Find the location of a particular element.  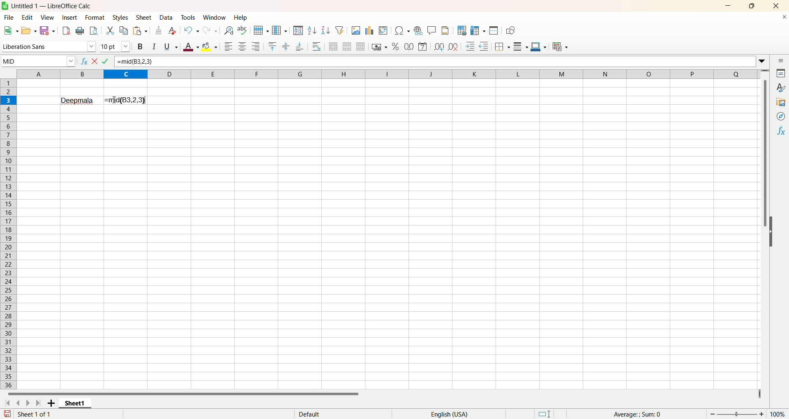

align right is located at coordinates (256, 46).